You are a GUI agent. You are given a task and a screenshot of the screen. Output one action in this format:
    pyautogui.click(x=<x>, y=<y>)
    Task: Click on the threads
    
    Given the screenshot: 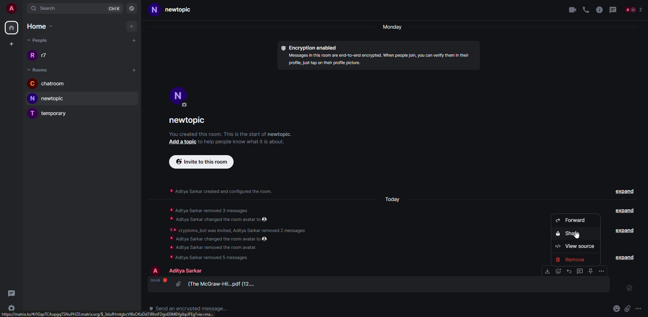 What is the action you would take?
    pyautogui.click(x=11, y=293)
    